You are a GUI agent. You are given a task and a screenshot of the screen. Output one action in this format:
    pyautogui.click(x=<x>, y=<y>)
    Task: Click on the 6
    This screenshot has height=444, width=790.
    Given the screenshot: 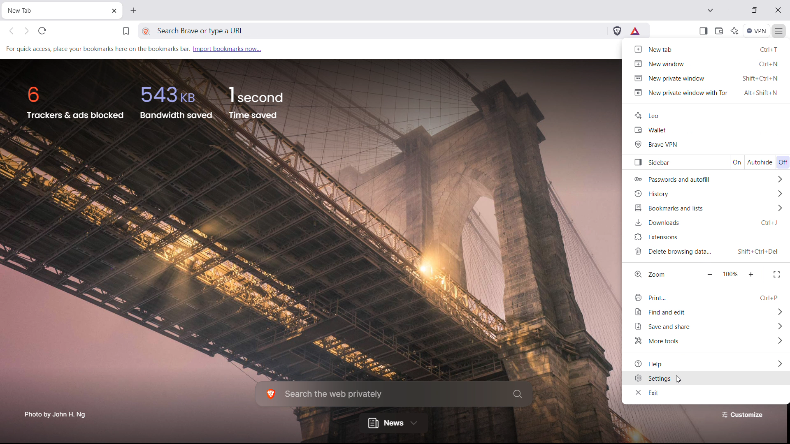 What is the action you would take?
    pyautogui.click(x=34, y=93)
    